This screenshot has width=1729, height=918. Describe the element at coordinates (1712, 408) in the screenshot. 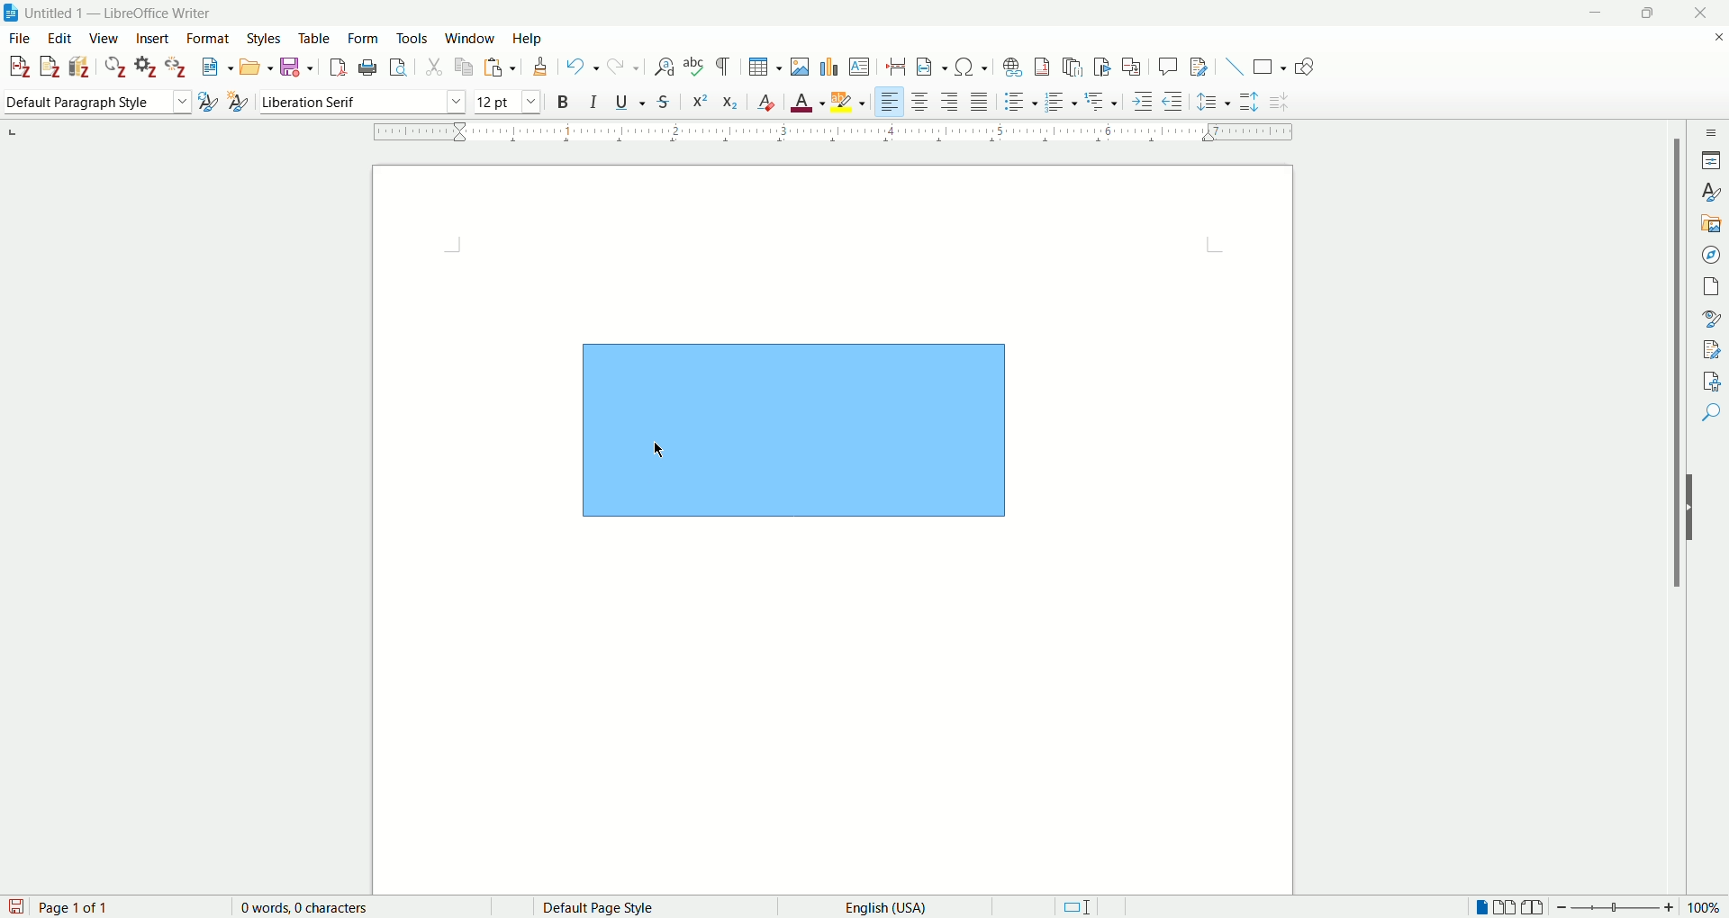

I see `find` at that location.